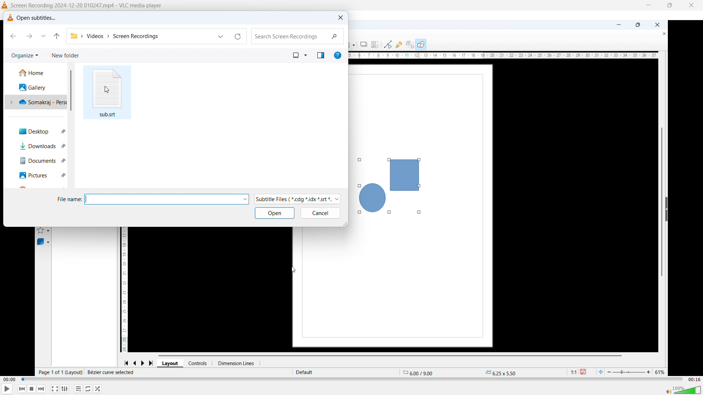 This screenshot has height=395, width=703. What do you see at coordinates (421, 44) in the screenshot?
I see `show draw function` at bounding box center [421, 44].